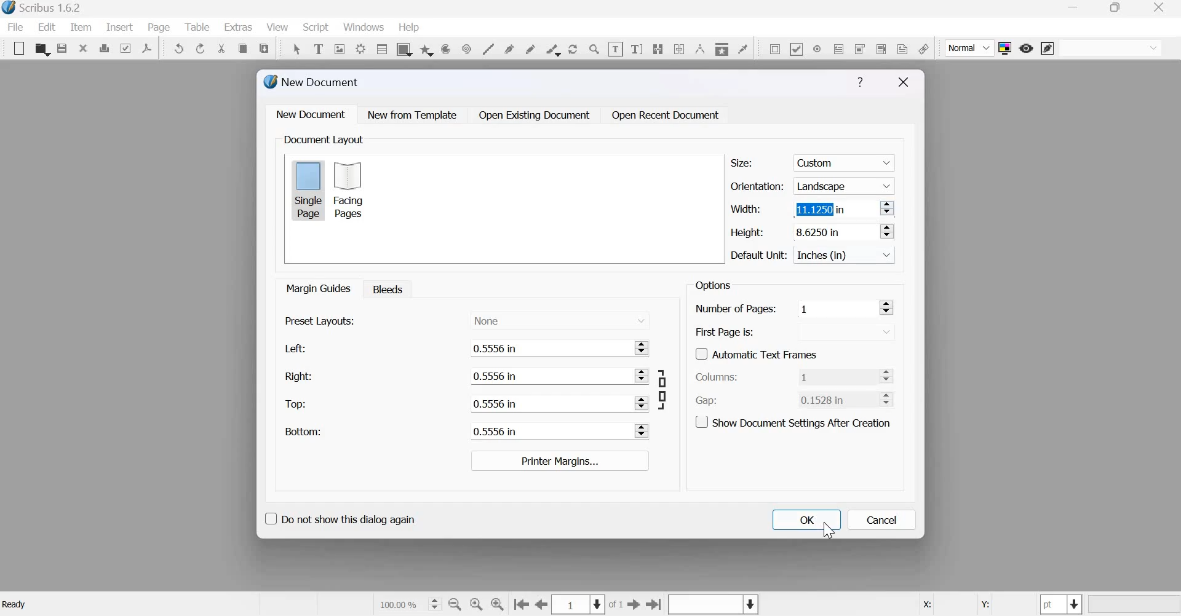 Image resolution: width=1181 pixels, height=616 pixels. What do you see at coordinates (707, 401) in the screenshot?
I see `Gap:` at bounding box center [707, 401].